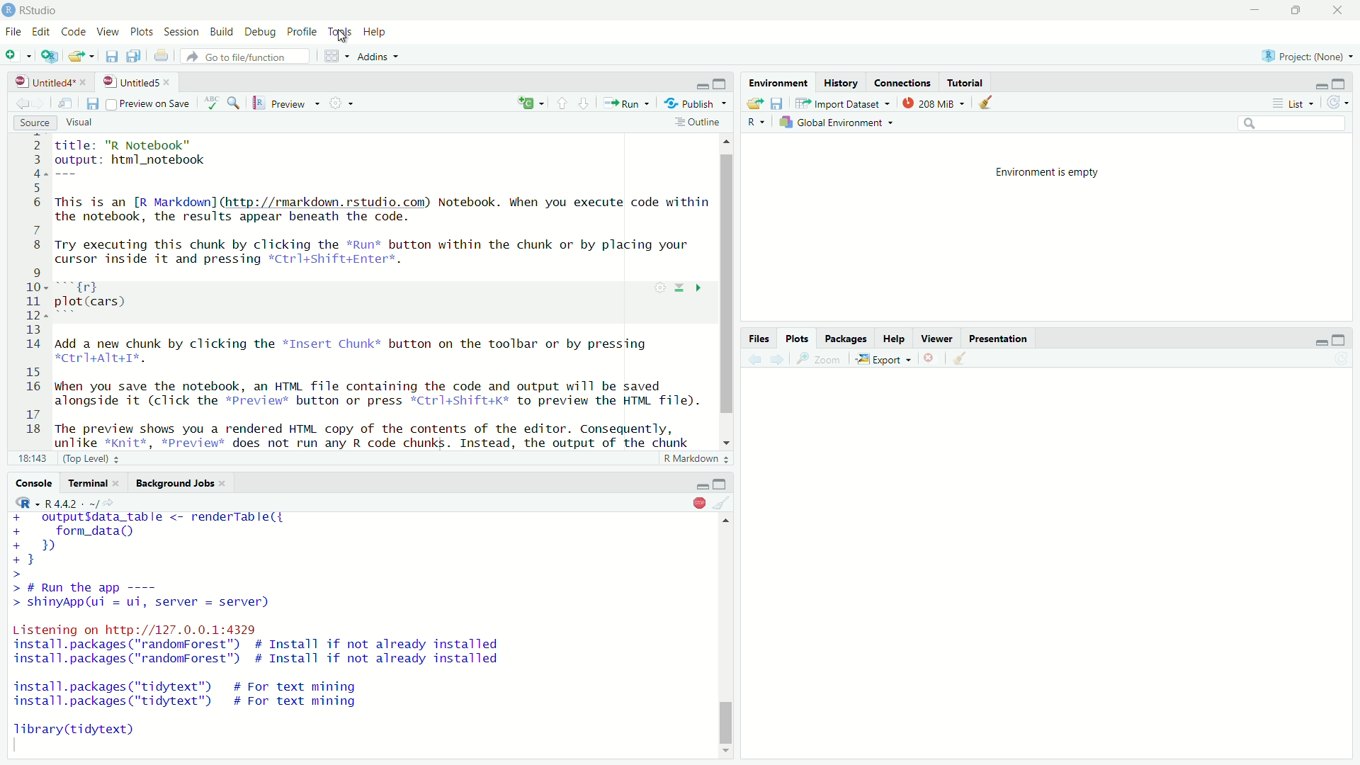 The height and width of the screenshot is (765, 1360). Describe the element at coordinates (41, 103) in the screenshot. I see `move backward` at that location.